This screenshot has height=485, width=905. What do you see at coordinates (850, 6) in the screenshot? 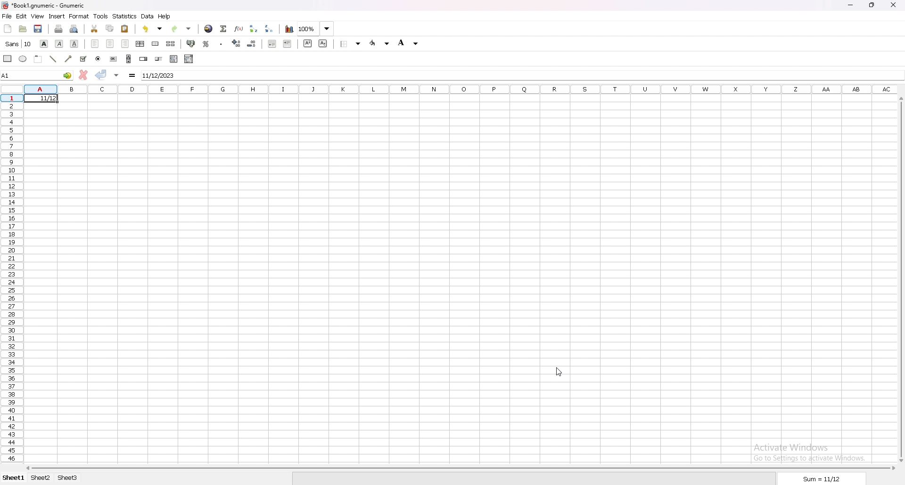
I see `minimize` at bounding box center [850, 6].